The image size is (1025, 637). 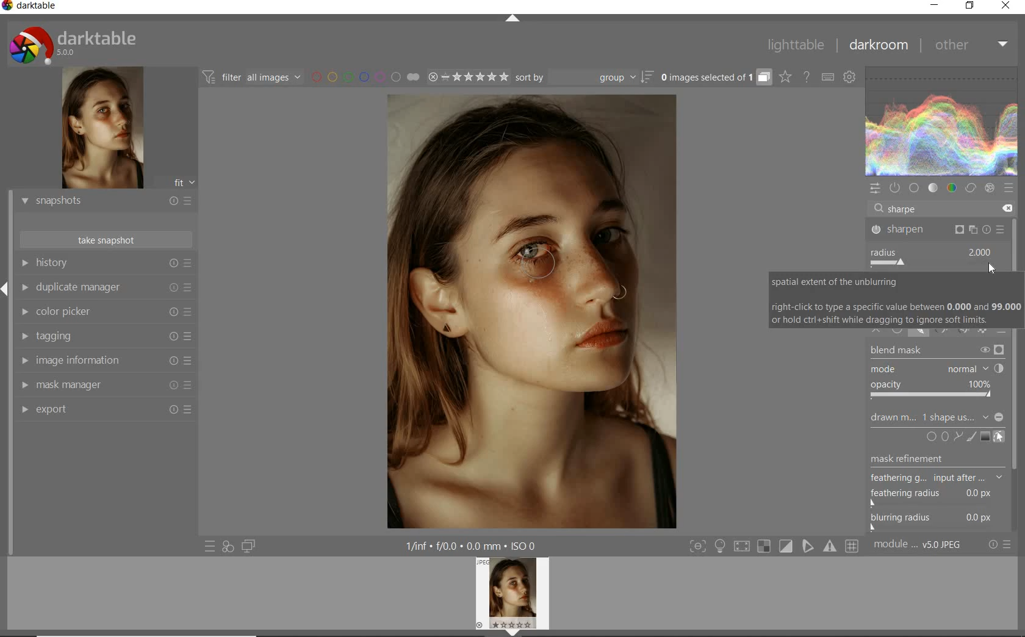 I want to click on OPACITY, so click(x=933, y=390).